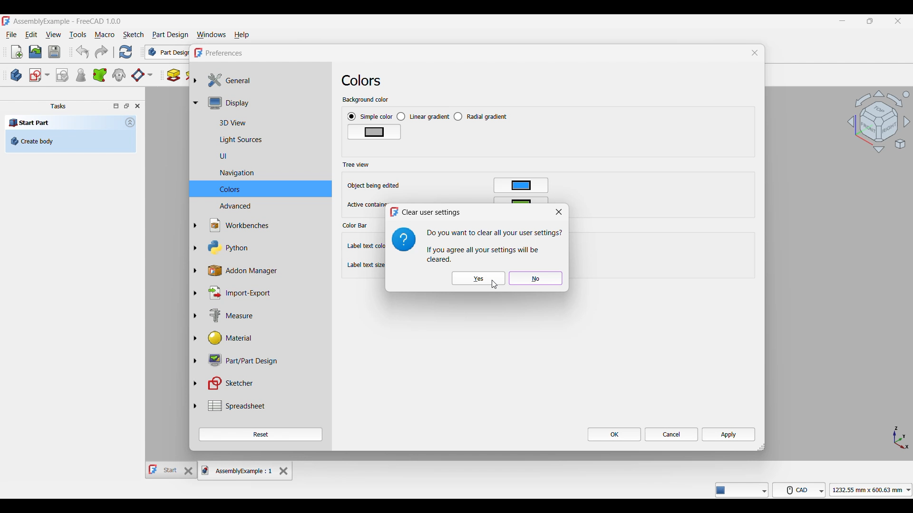  I want to click on Canvas navigation, so click(878, 121).